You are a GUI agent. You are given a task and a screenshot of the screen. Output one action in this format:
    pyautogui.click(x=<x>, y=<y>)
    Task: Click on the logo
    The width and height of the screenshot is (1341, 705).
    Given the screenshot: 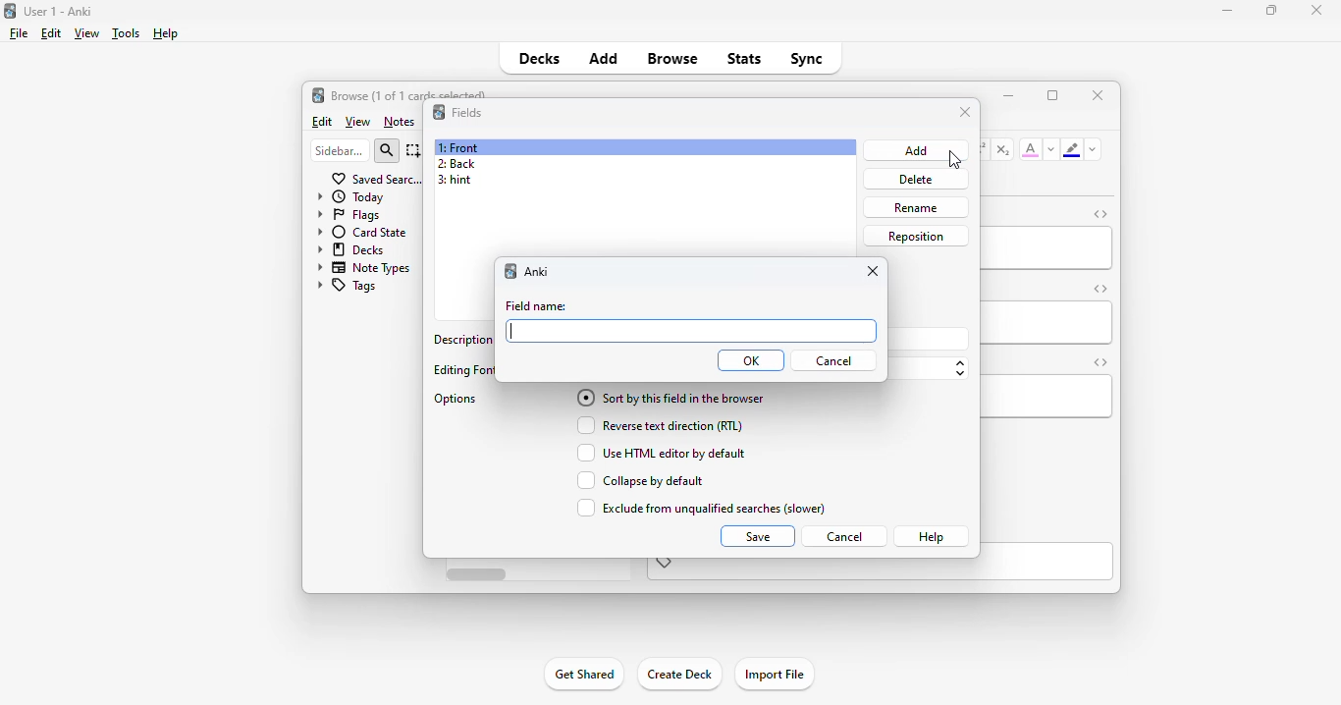 What is the action you would take?
    pyautogui.click(x=9, y=10)
    